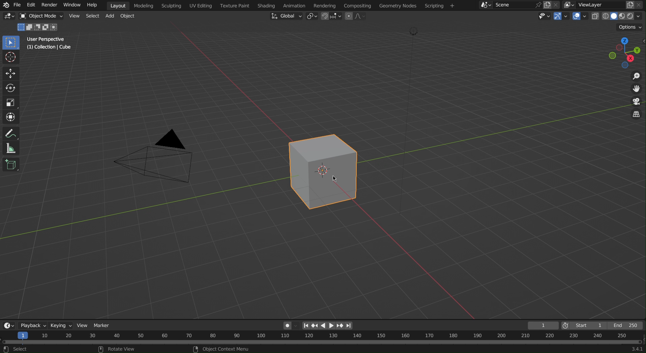 The height and width of the screenshot is (353, 646). I want to click on More layers, so click(567, 4).